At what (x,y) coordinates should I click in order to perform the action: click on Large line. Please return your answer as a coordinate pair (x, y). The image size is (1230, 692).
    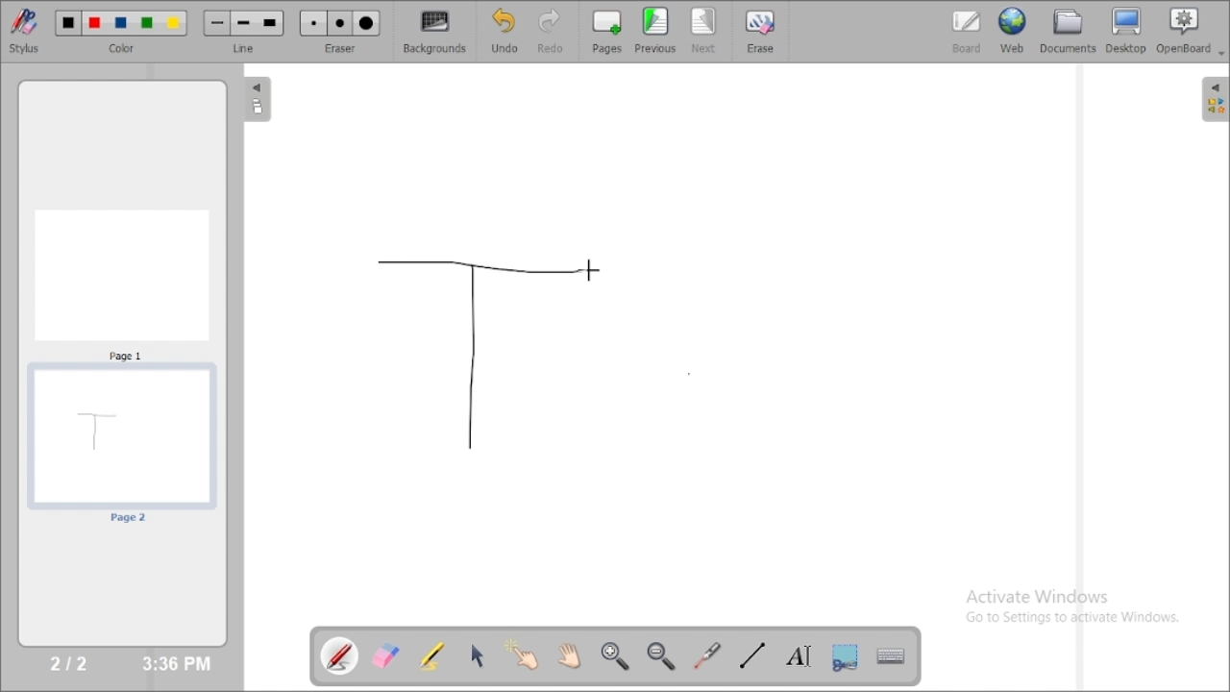
    Looking at the image, I should click on (271, 24).